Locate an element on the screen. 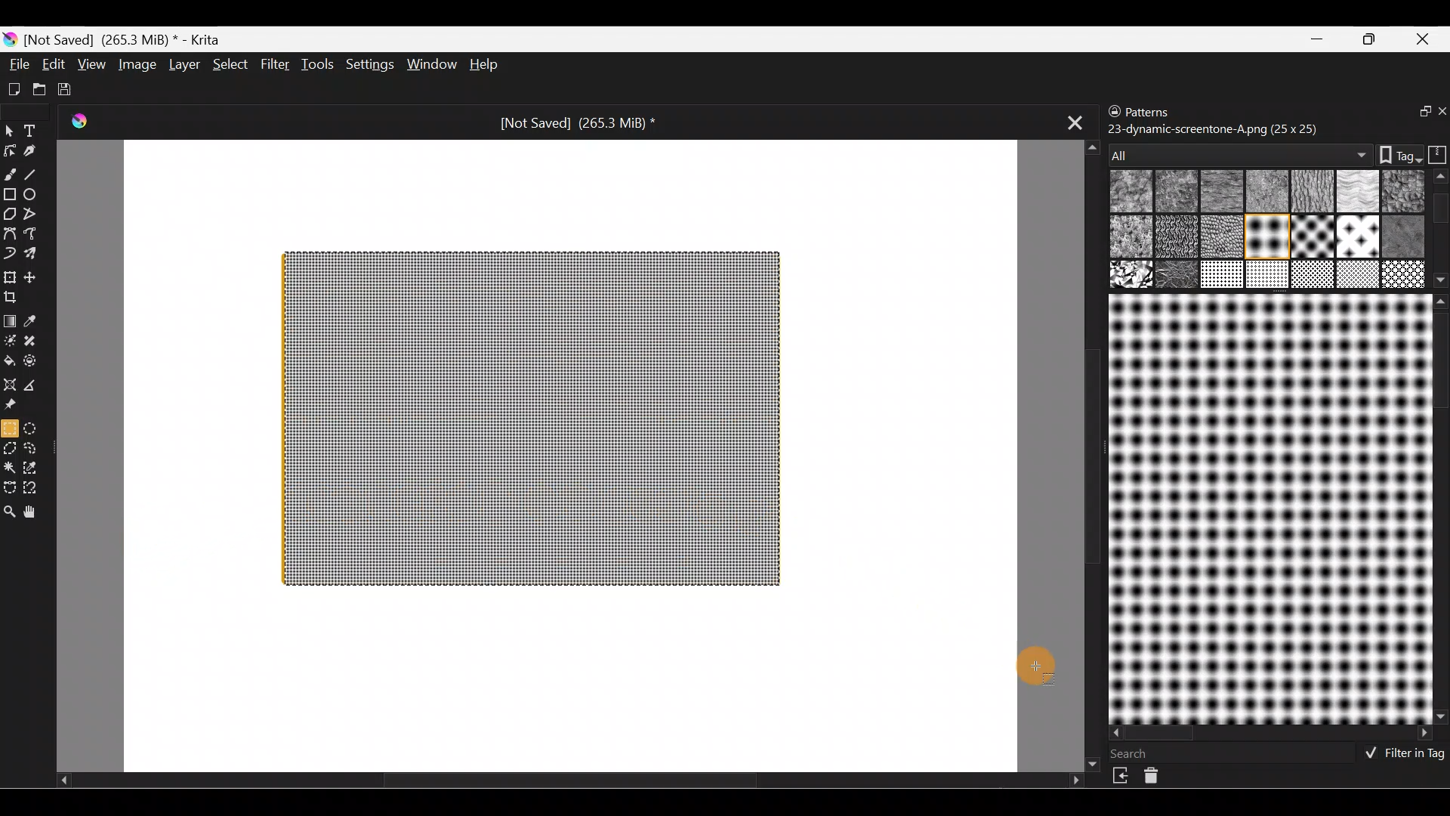 Image resolution: width=1450 pixels, height=816 pixels. Tags is located at coordinates (1393, 153).